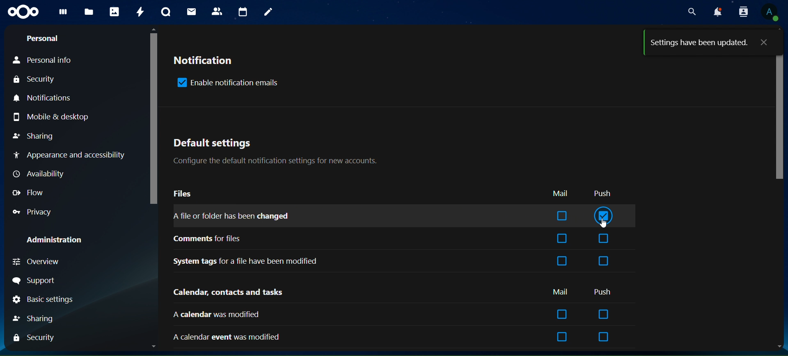 The height and width of the screenshot is (356, 788). Describe the element at coordinates (208, 239) in the screenshot. I see `comments for files` at that location.